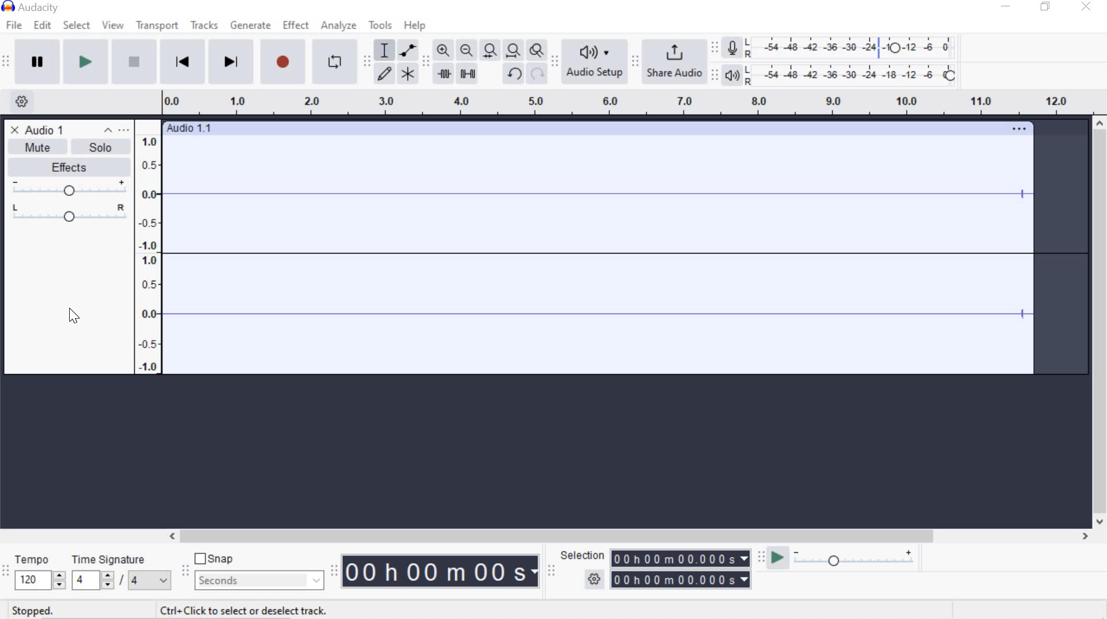 Image resolution: width=1107 pixels, height=619 pixels. Describe the element at coordinates (76, 315) in the screenshot. I see `cursor` at that location.